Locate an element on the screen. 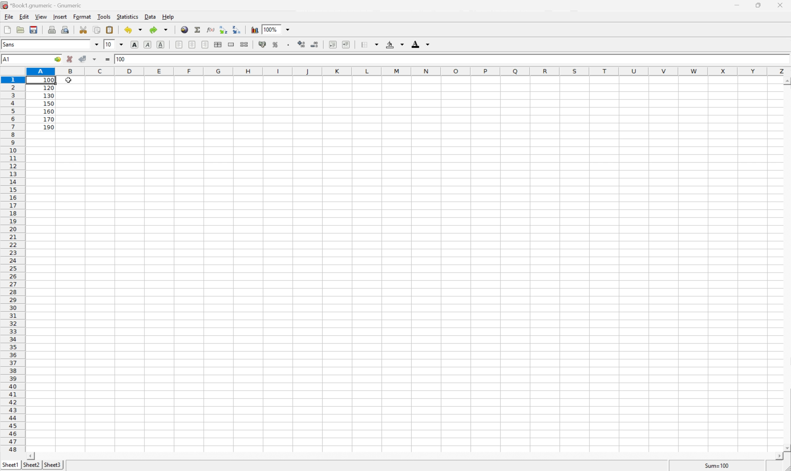  Data is located at coordinates (150, 16).